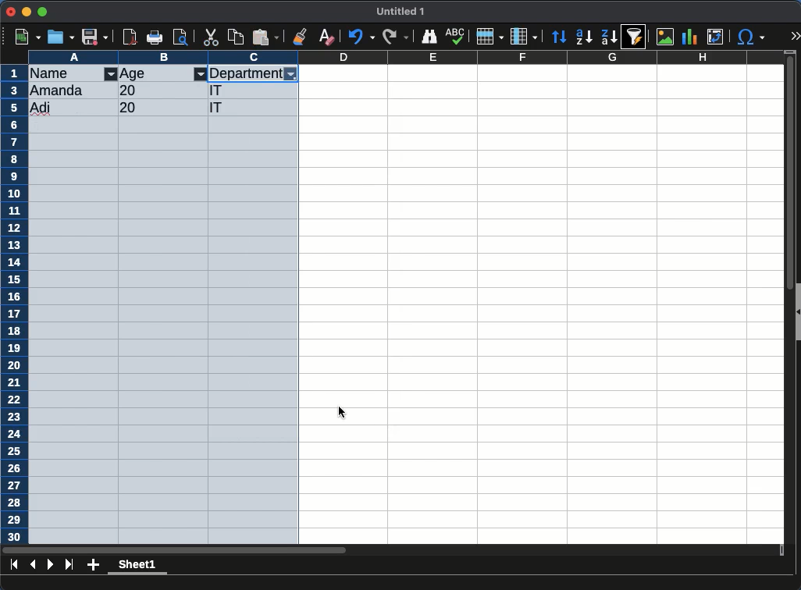 Image resolution: width=801 pixels, height=590 pixels. Describe the element at coordinates (14, 564) in the screenshot. I see `first sheet` at that location.